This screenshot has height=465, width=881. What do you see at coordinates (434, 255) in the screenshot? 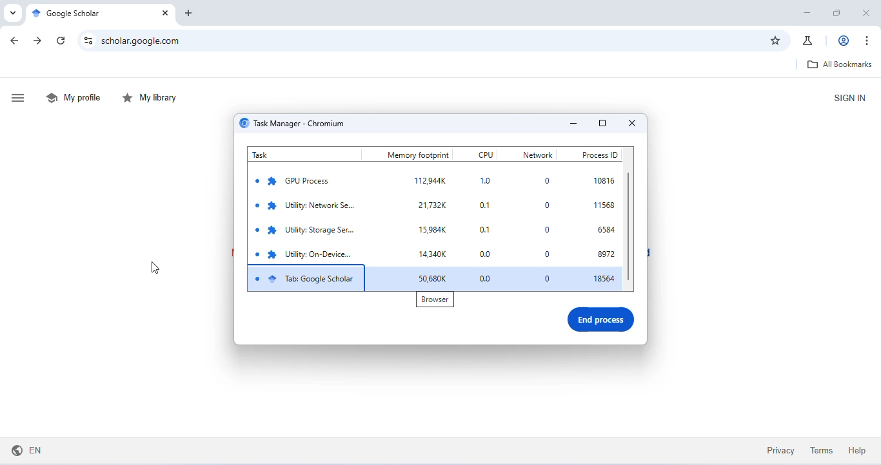
I see `14340k` at bounding box center [434, 255].